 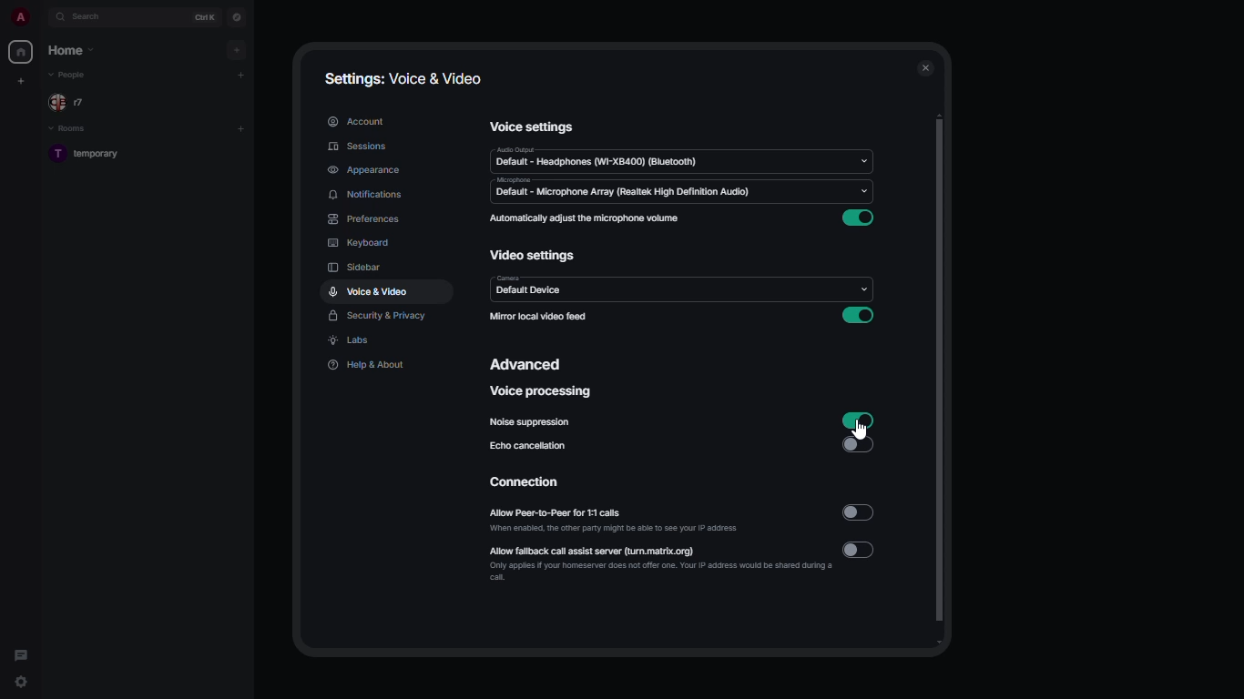 What do you see at coordinates (368, 364) in the screenshot?
I see `help & about` at bounding box center [368, 364].